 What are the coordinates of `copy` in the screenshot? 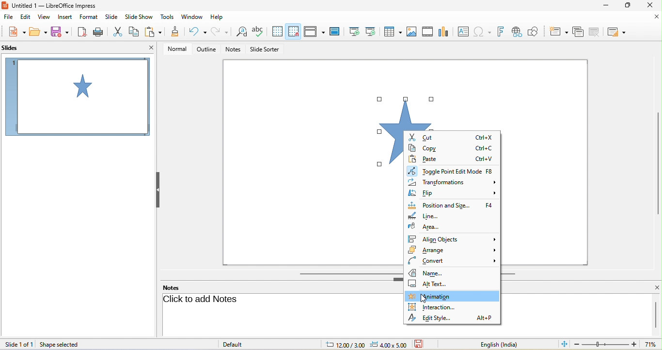 It's located at (452, 148).